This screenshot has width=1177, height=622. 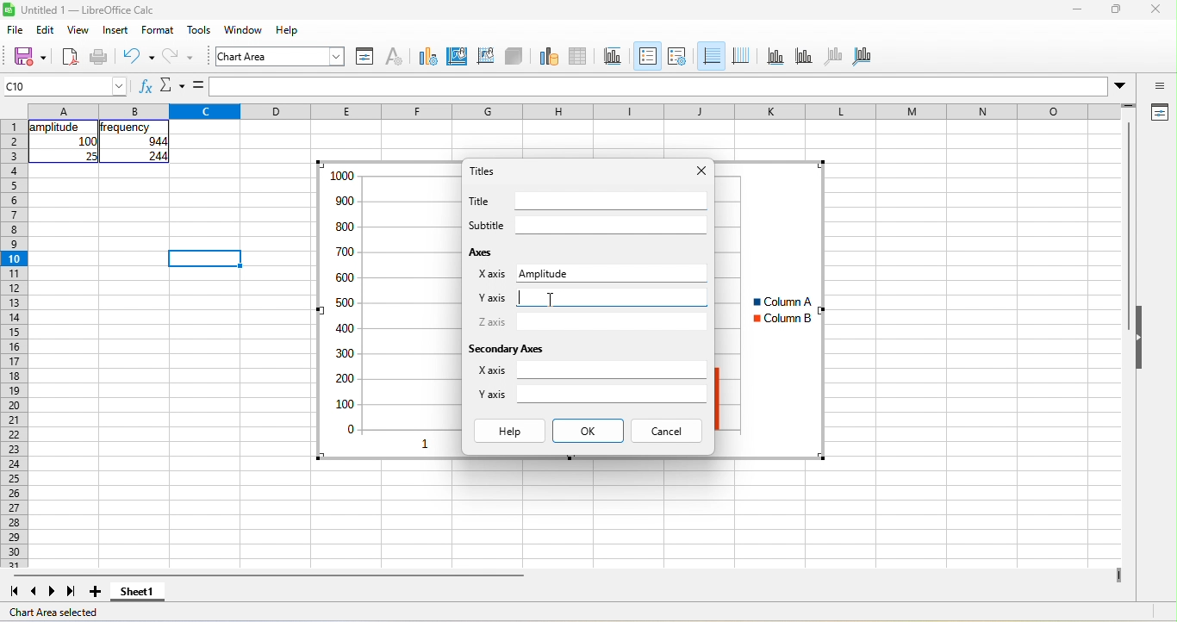 What do you see at coordinates (770, 309) in the screenshot?
I see `Column chart` at bounding box center [770, 309].